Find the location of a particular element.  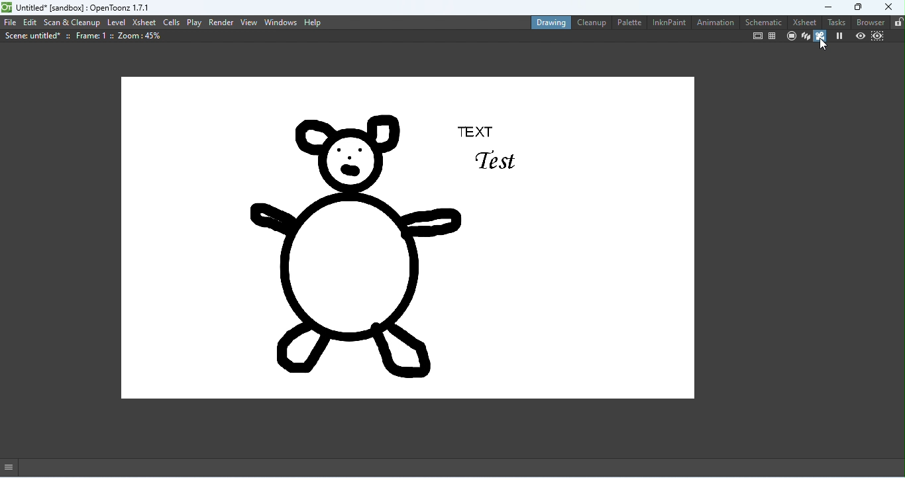

edit is located at coordinates (30, 23).